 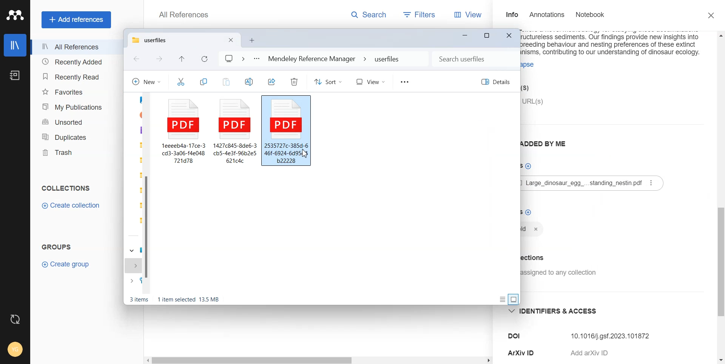 What do you see at coordinates (145, 227) in the screenshot?
I see `Vertical scroll bar` at bounding box center [145, 227].